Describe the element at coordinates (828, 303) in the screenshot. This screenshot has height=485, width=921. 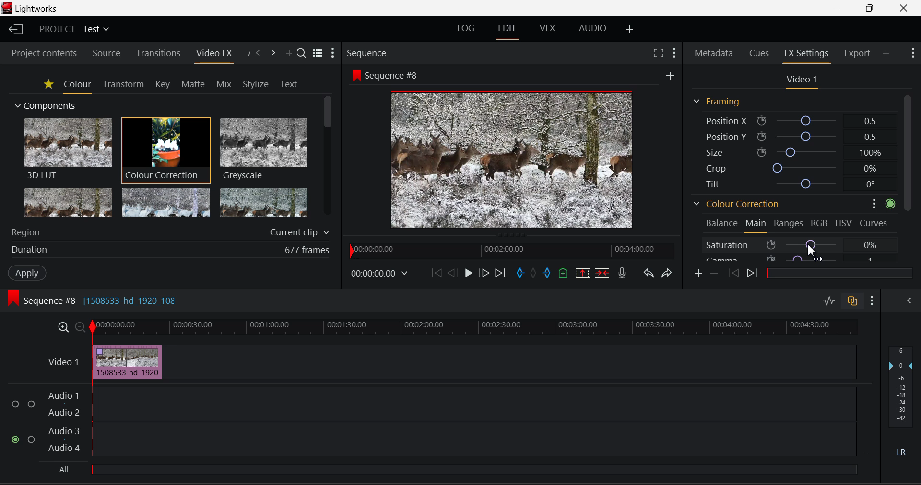
I see `Toggle Audio Levels Editing` at that location.